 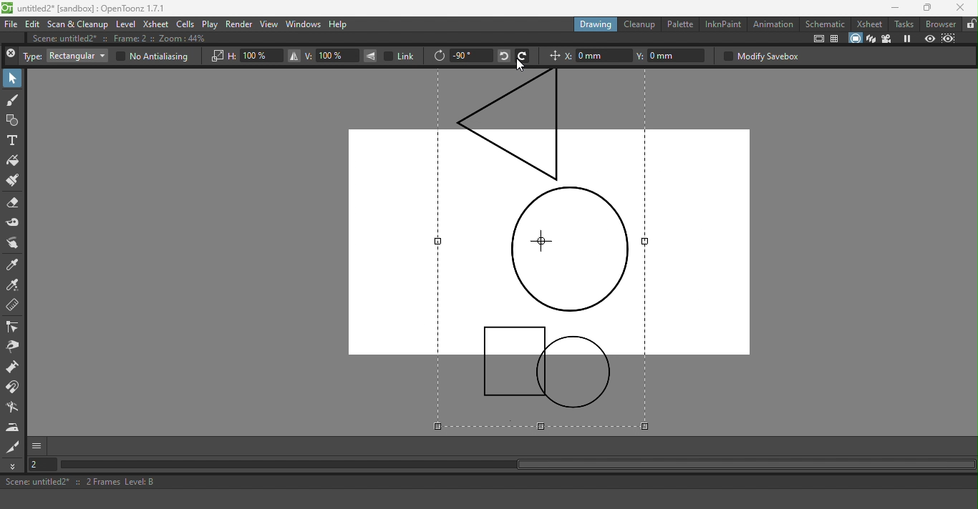 What do you see at coordinates (33, 25) in the screenshot?
I see `Edit` at bounding box center [33, 25].